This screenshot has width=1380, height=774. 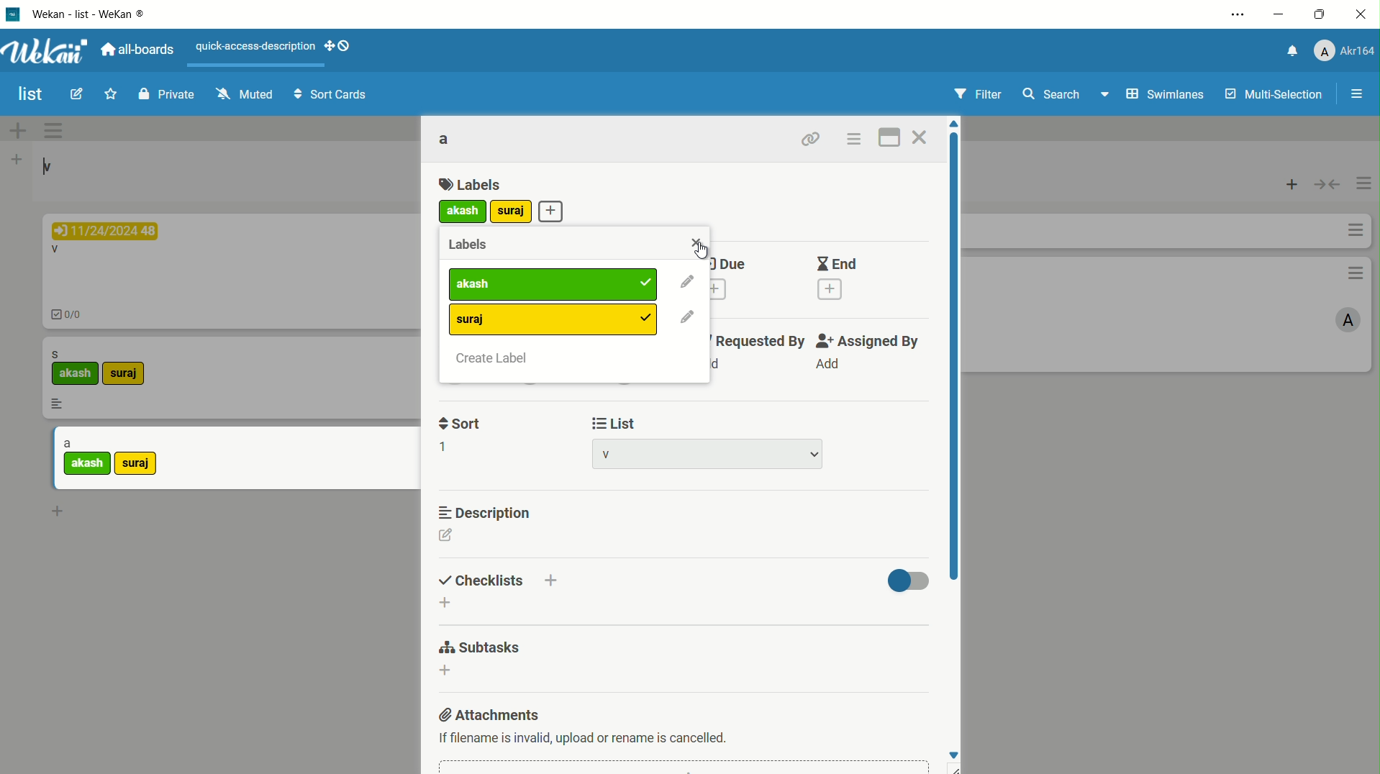 What do you see at coordinates (814, 455) in the screenshot?
I see `dropdown` at bounding box center [814, 455].